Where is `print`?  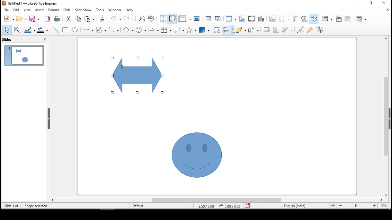
print is located at coordinates (56, 19).